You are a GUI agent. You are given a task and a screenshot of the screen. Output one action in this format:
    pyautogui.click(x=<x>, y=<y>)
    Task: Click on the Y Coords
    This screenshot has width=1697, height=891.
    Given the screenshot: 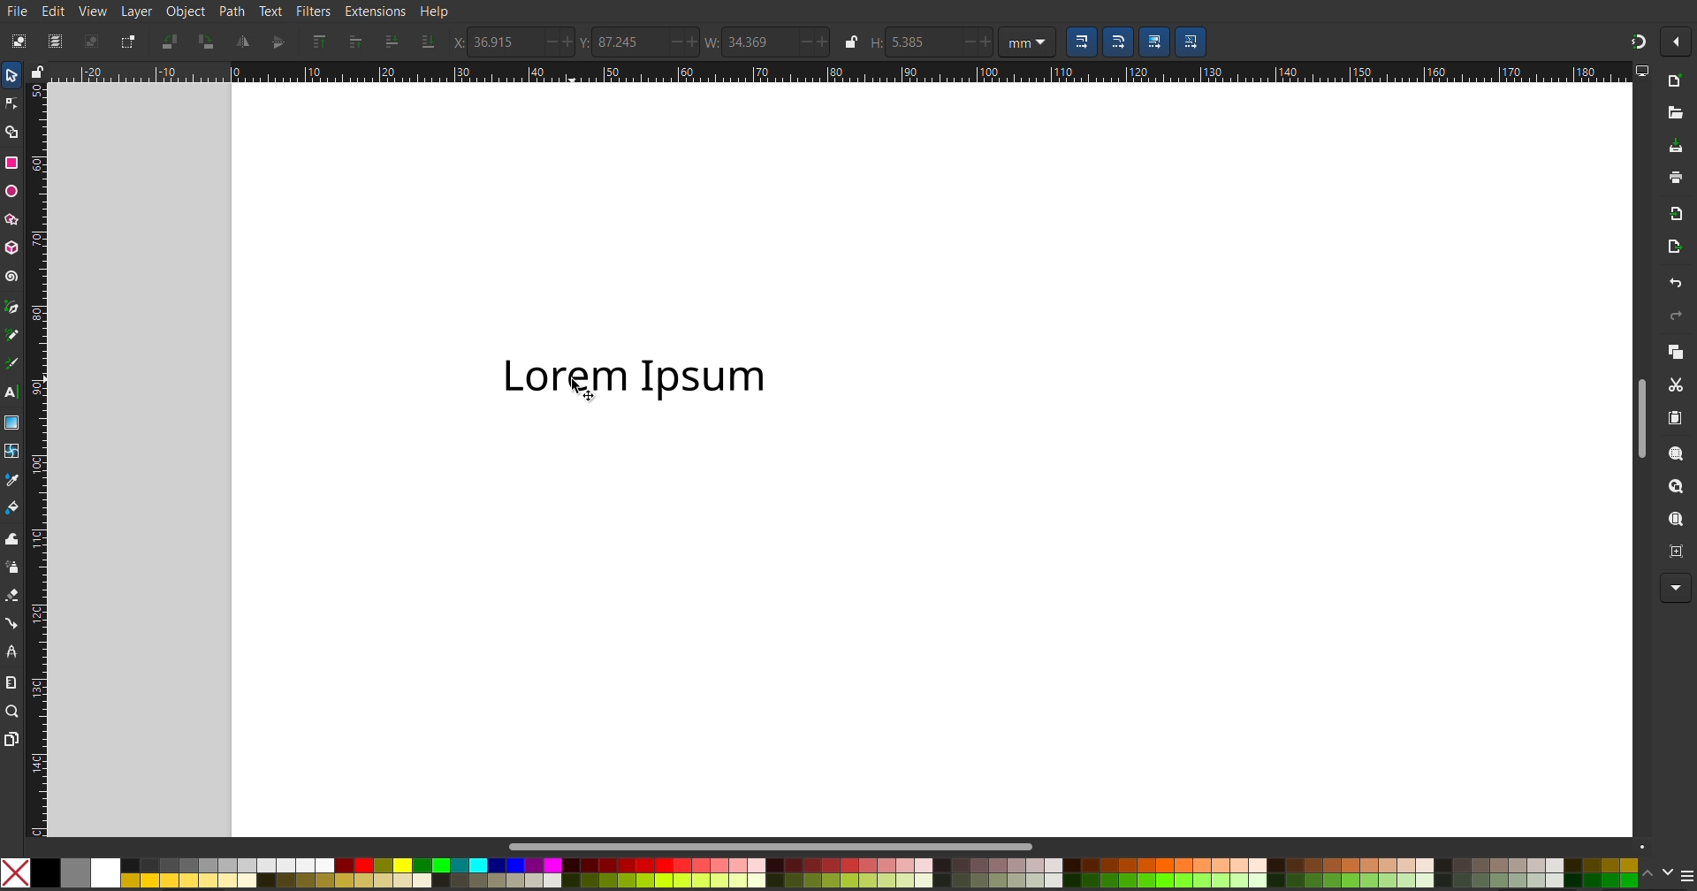 What is the action you would take?
    pyautogui.click(x=639, y=42)
    